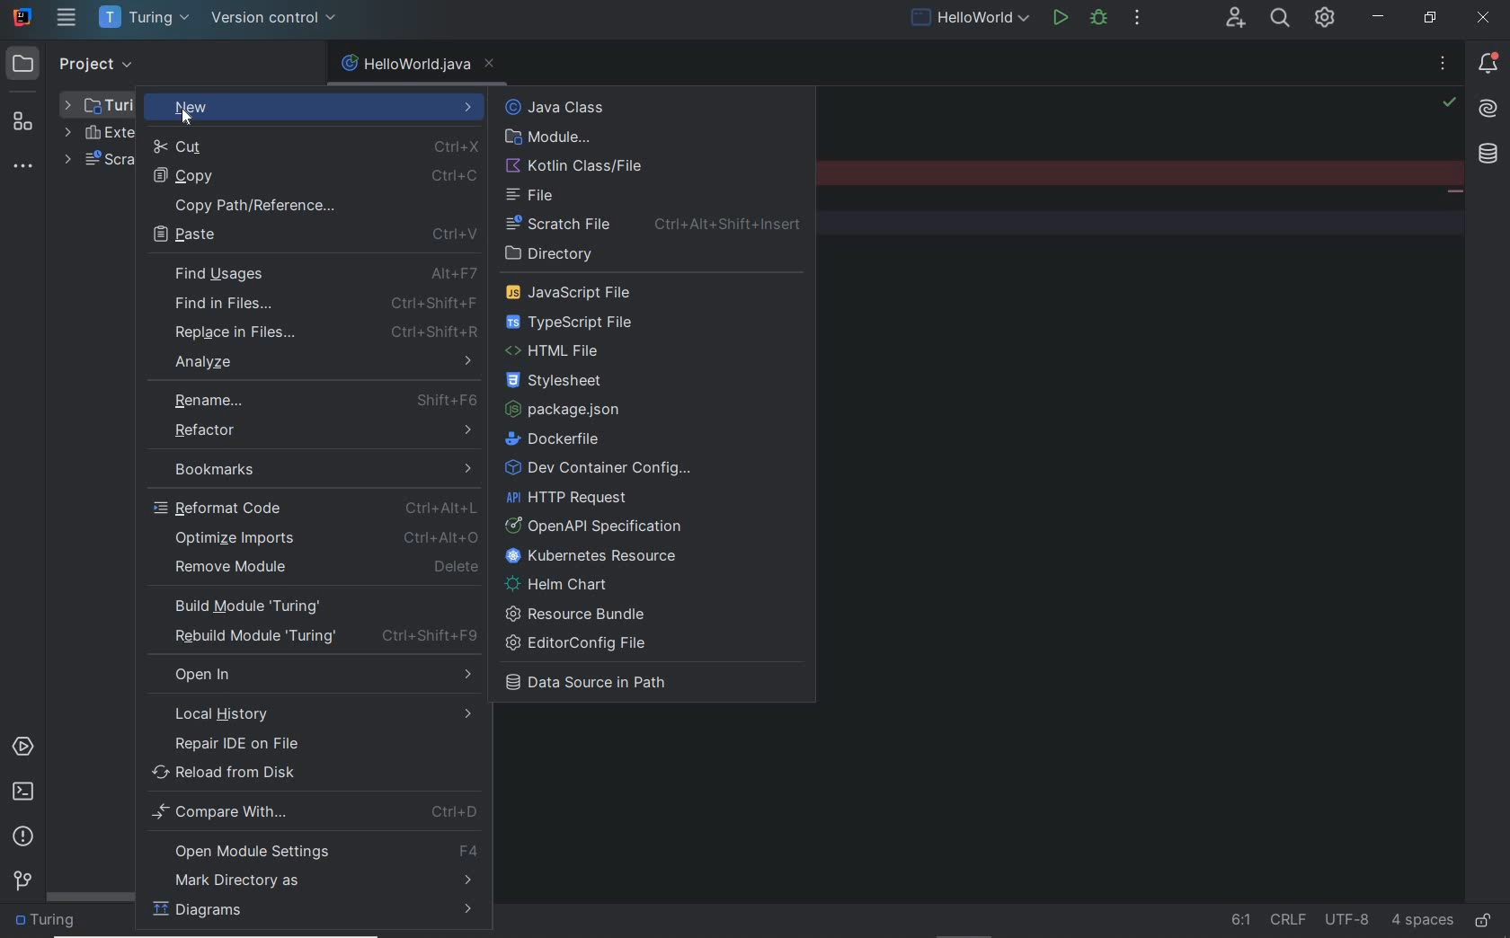  Describe the element at coordinates (561, 352) in the screenshot. I see `HTML File` at that location.